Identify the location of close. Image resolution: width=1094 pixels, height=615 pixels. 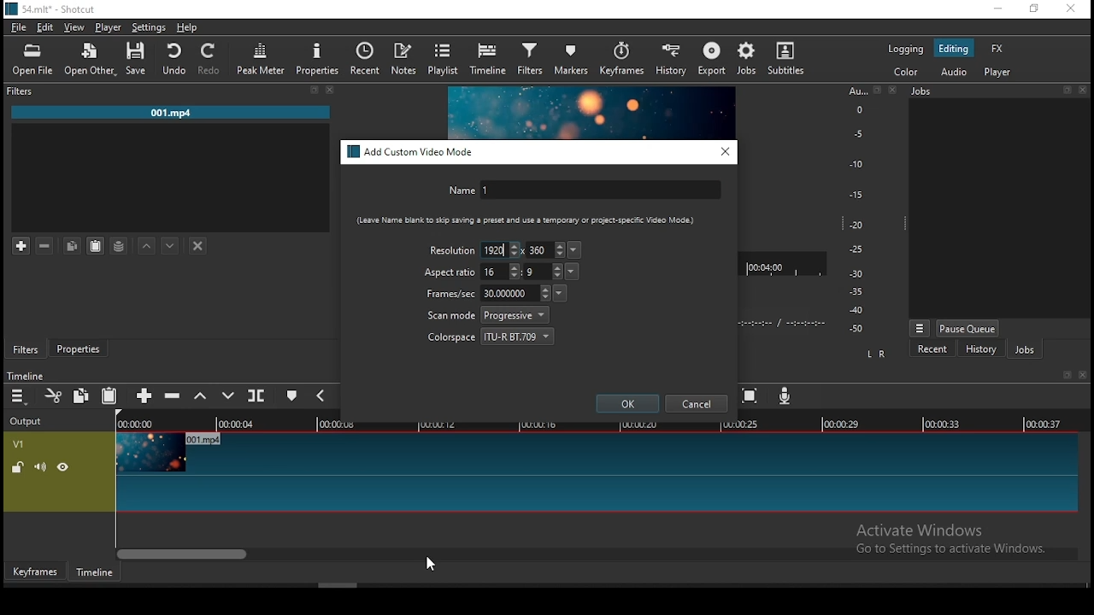
(331, 90).